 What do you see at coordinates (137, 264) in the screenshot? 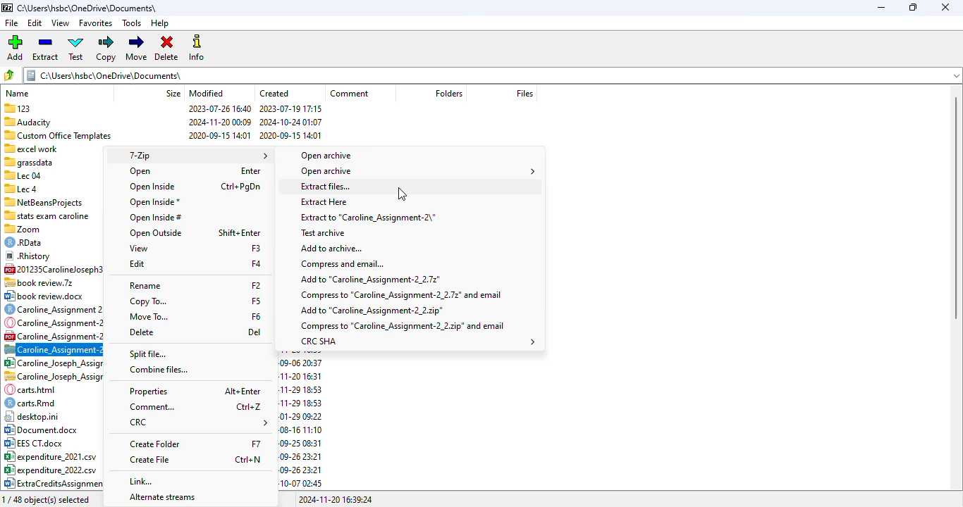
I see `edit` at bounding box center [137, 264].